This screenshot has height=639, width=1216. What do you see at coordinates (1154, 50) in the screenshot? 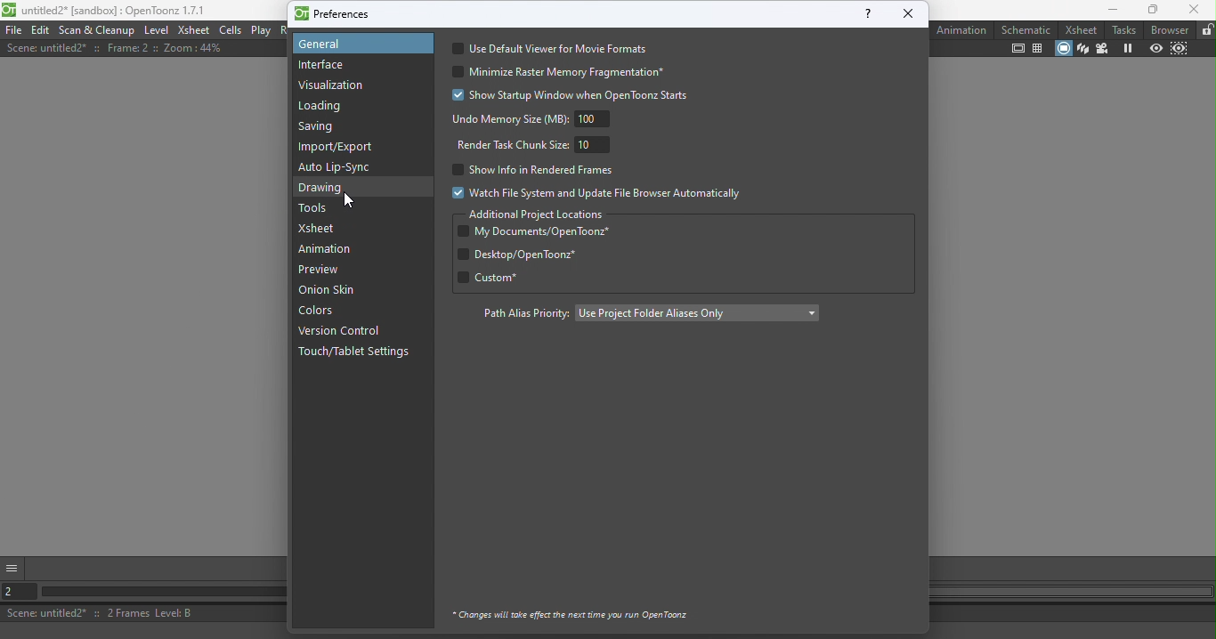
I see `Preview` at bounding box center [1154, 50].